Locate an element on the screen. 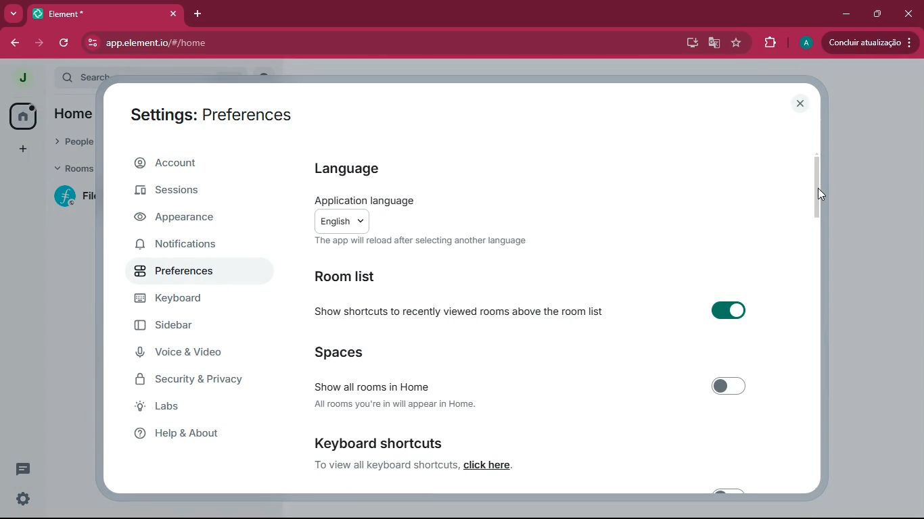 This screenshot has width=924, height=519. desktop is located at coordinates (691, 44).